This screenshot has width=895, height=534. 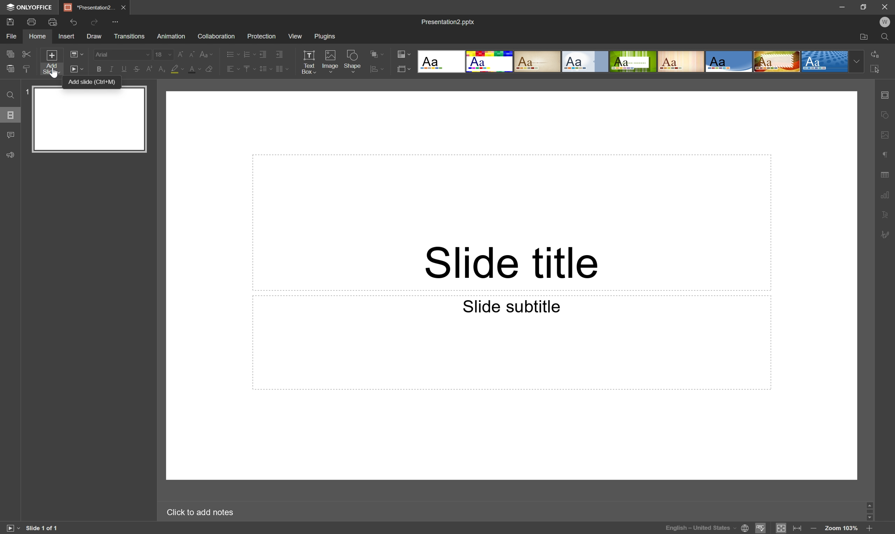 I want to click on Insert columns, so click(x=282, y=69).